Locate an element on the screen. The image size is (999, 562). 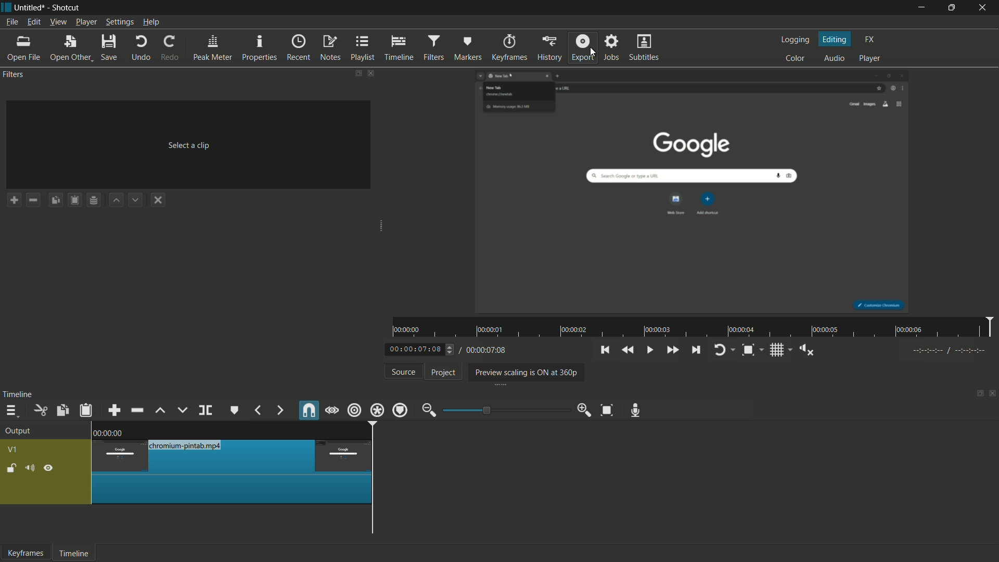
peak meter is located at coordinates (212, 48).